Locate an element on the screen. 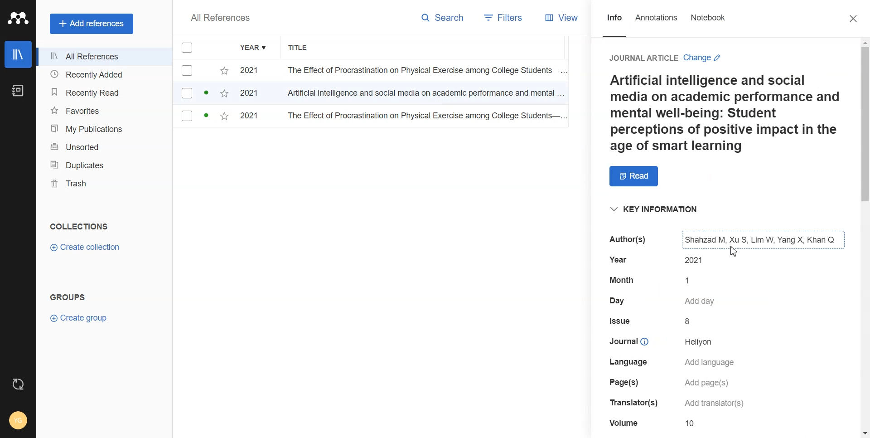  The Effect of Procrastination on Physical Exercise among College Students... is located at coordinates (423, 71).